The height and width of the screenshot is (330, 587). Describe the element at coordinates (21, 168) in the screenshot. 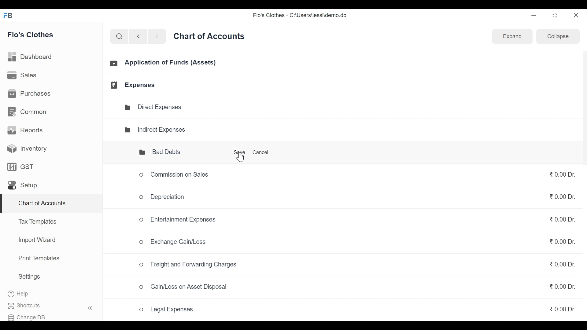

I see `GST` at that location.